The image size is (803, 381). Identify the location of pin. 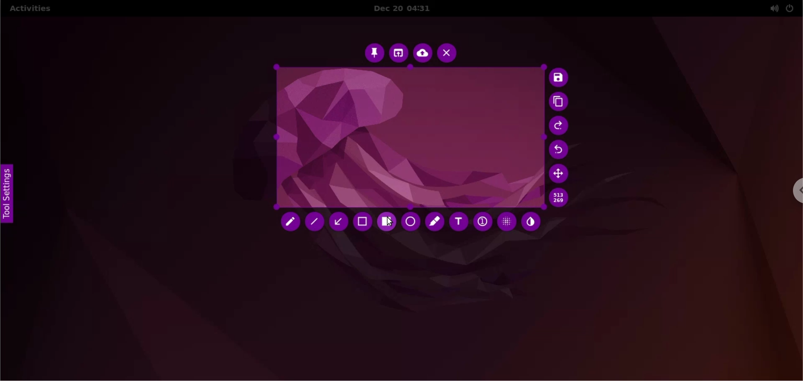
(374, 53).